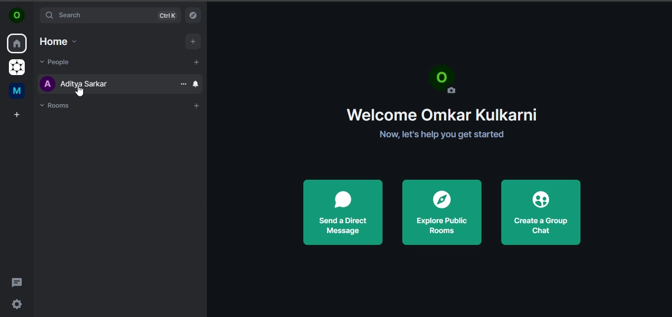 This screenshot has width=672, height=317. I want to click on Avatar, so click(443, 79).